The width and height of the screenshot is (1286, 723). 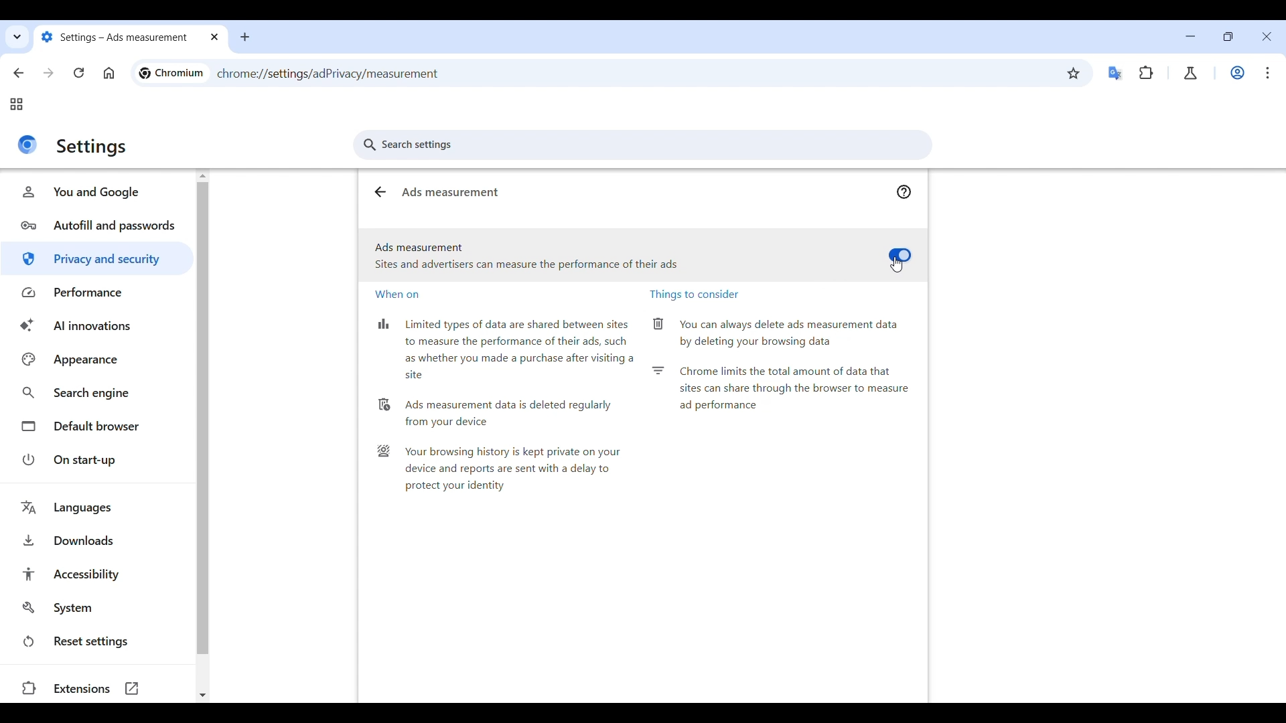 What do you see at coordinates (97, 607) in the screenshot?
I see `System` at bounding box center [97, 607].